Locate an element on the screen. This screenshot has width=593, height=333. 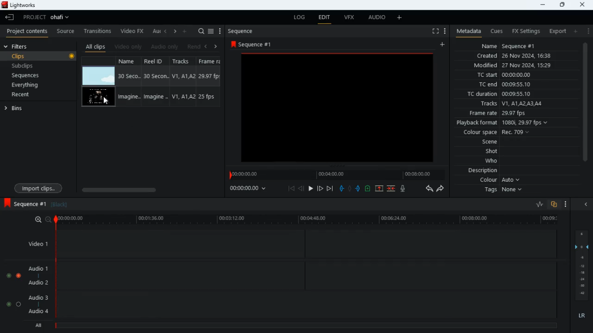
sequences is located at coordinates (26, 75).